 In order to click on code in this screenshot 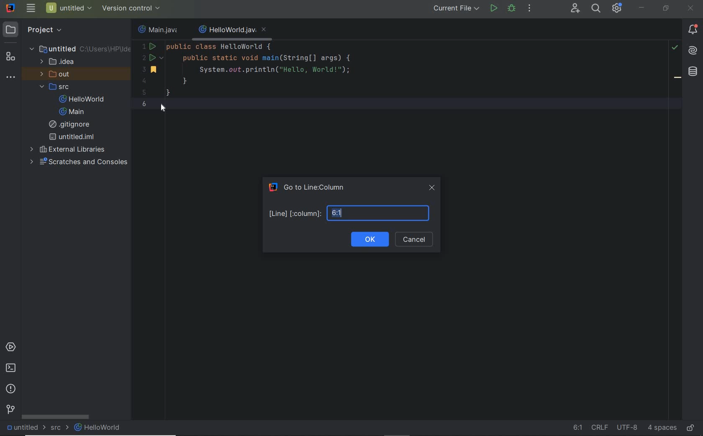, I will do `click(252, 68)`.